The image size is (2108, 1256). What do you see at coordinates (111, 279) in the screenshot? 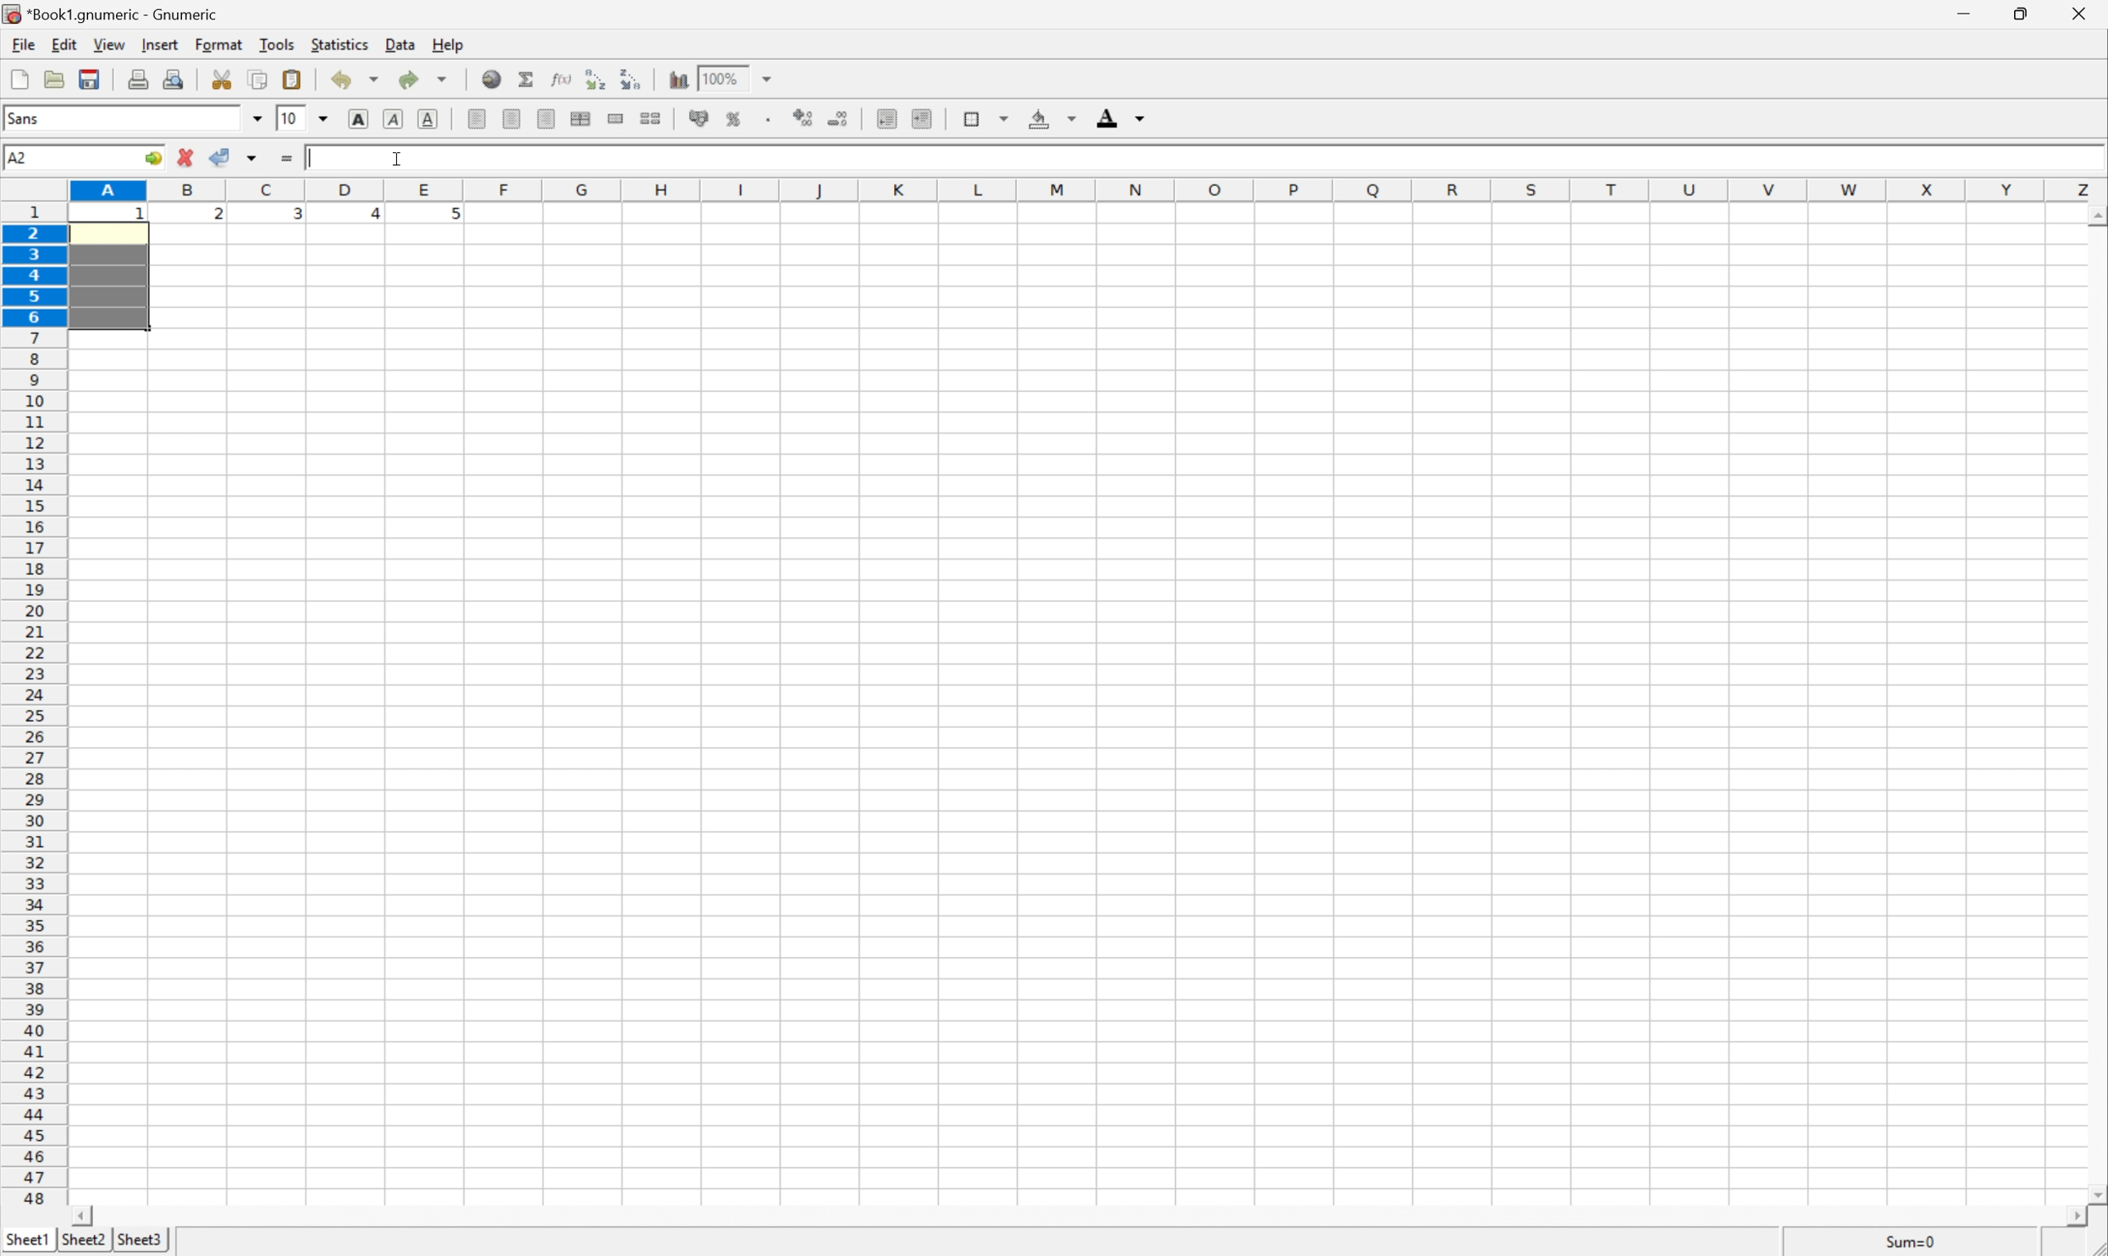
I see `selected cells` at bounding box center [111, 279].